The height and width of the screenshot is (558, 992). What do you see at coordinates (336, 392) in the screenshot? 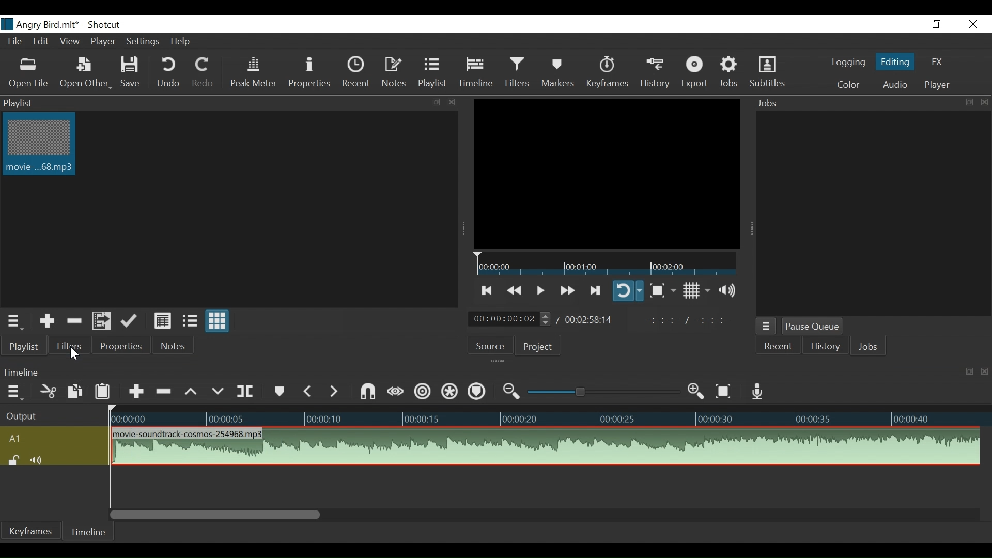
I see `Next Marker` at bounding box center [336, 392].